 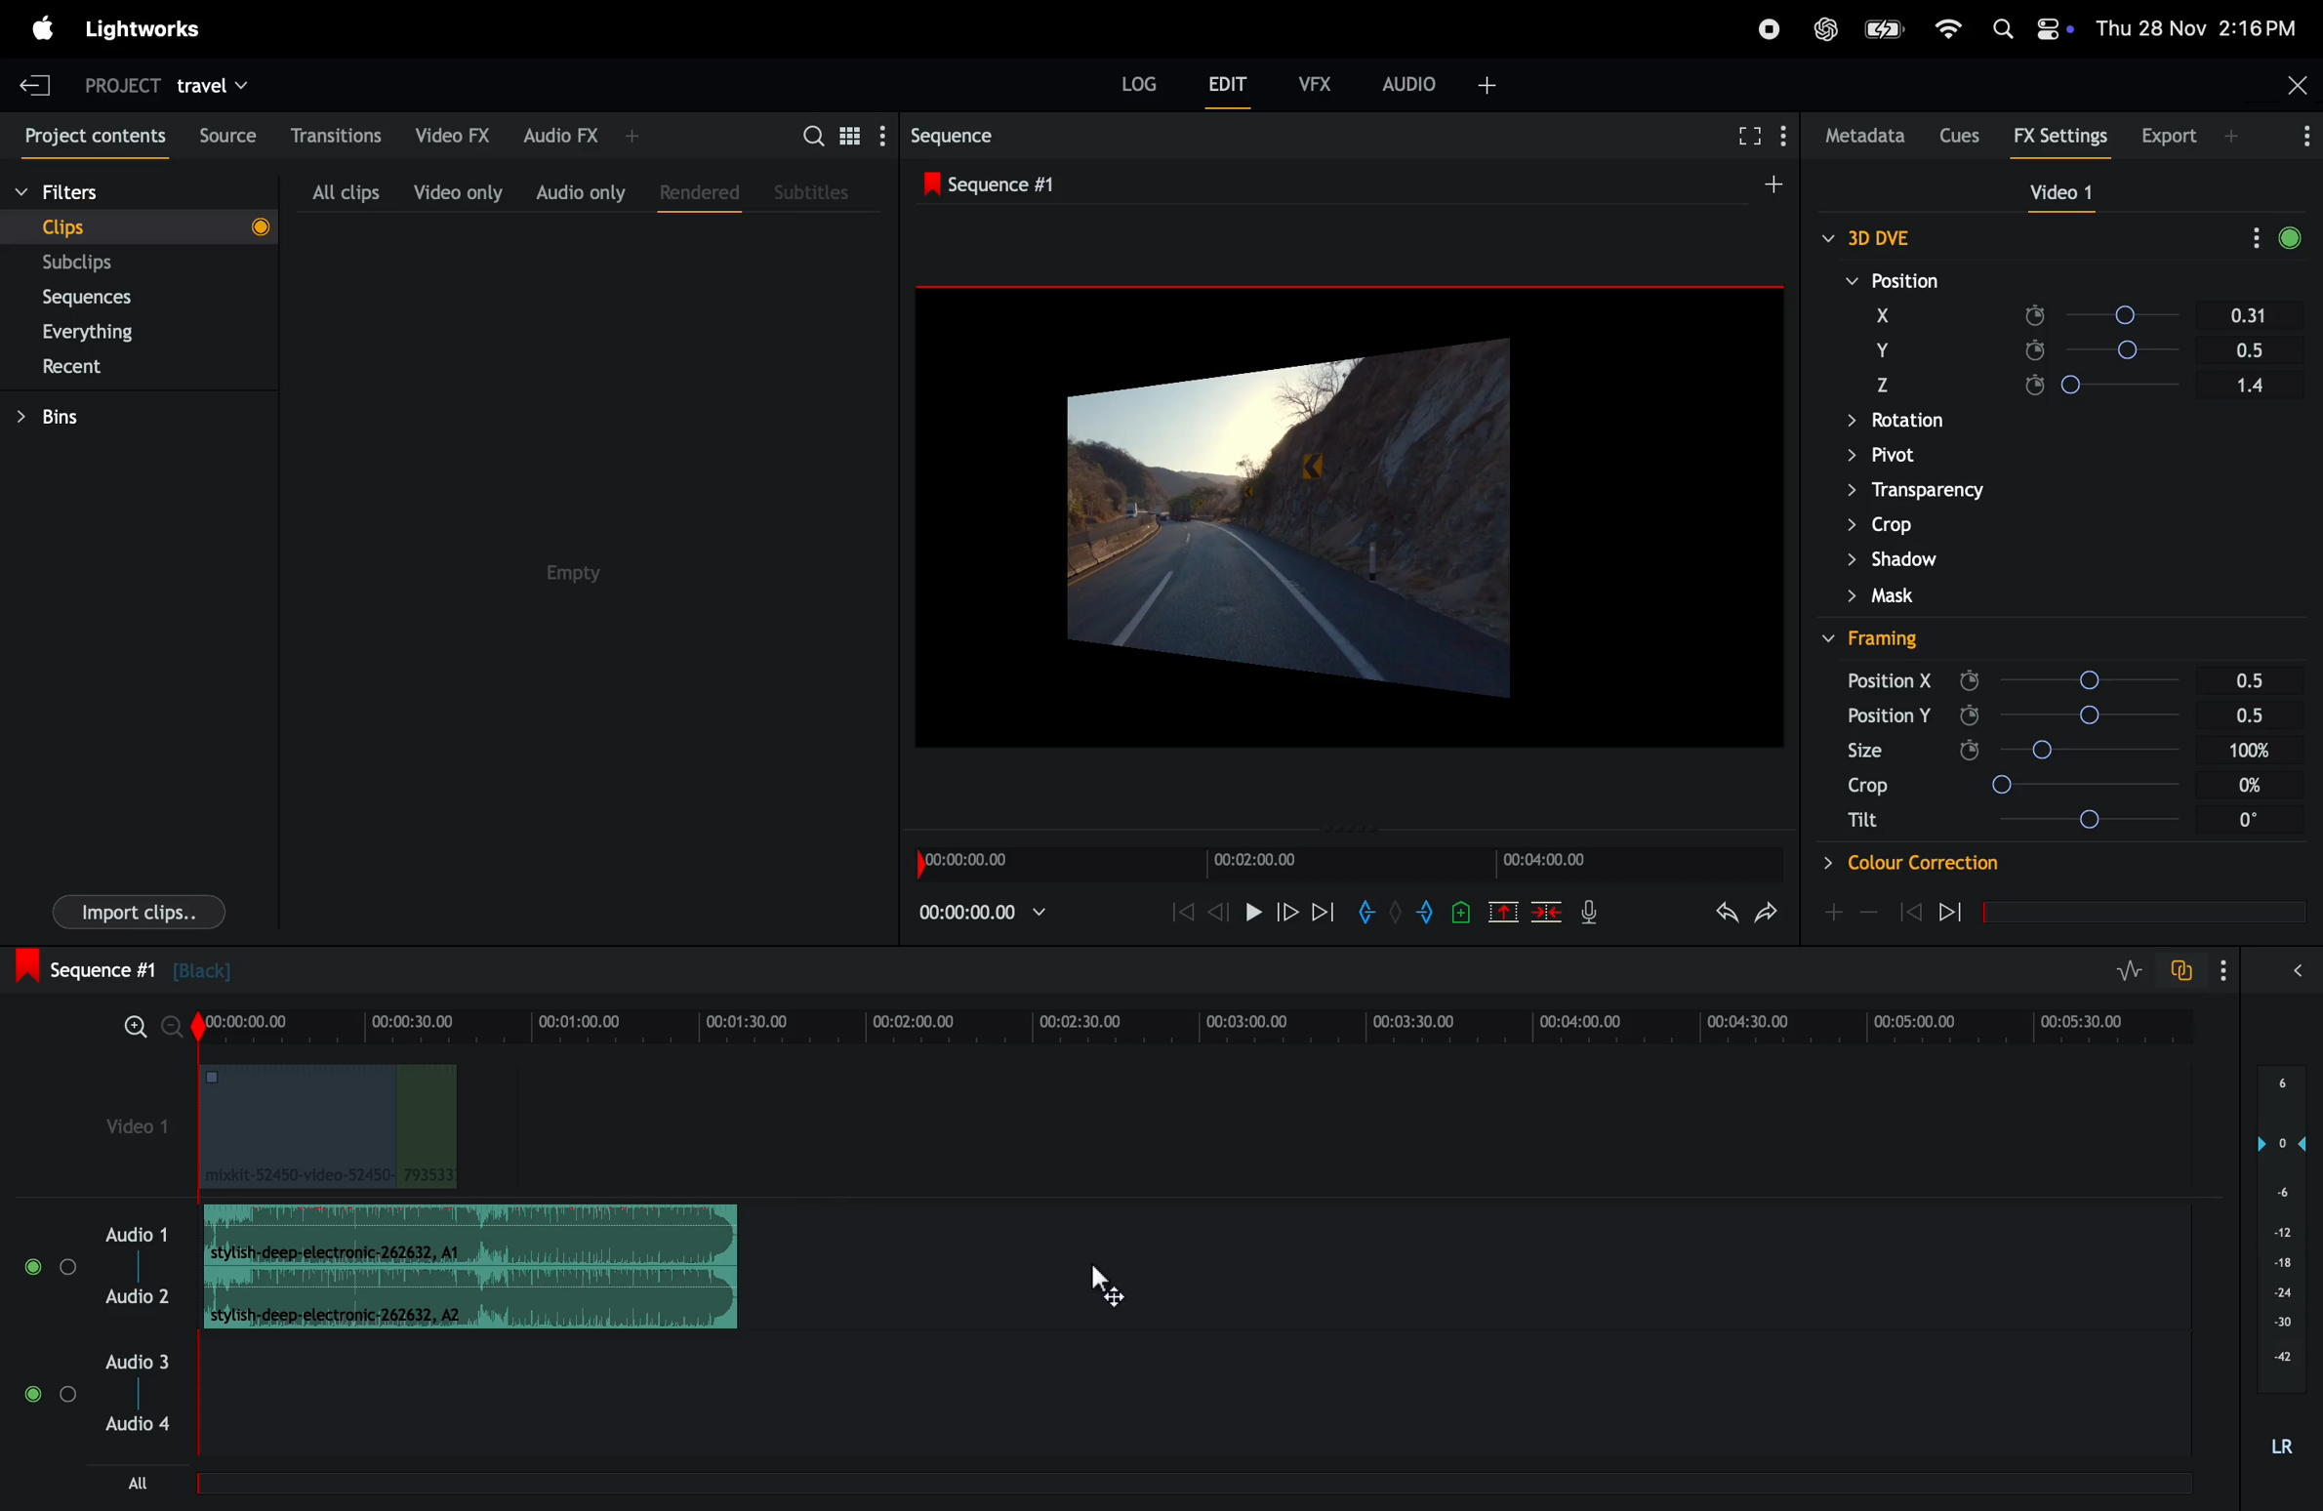 What do you see at coordinates (1889, 679) in the screenshot?
I see `` at bounding box center [1889, 679].